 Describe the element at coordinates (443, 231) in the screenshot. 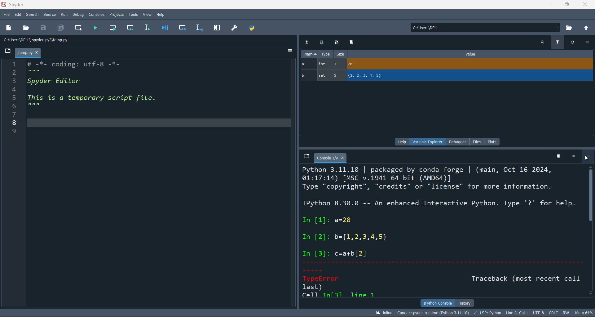

I see `ipython console pane` at that location.